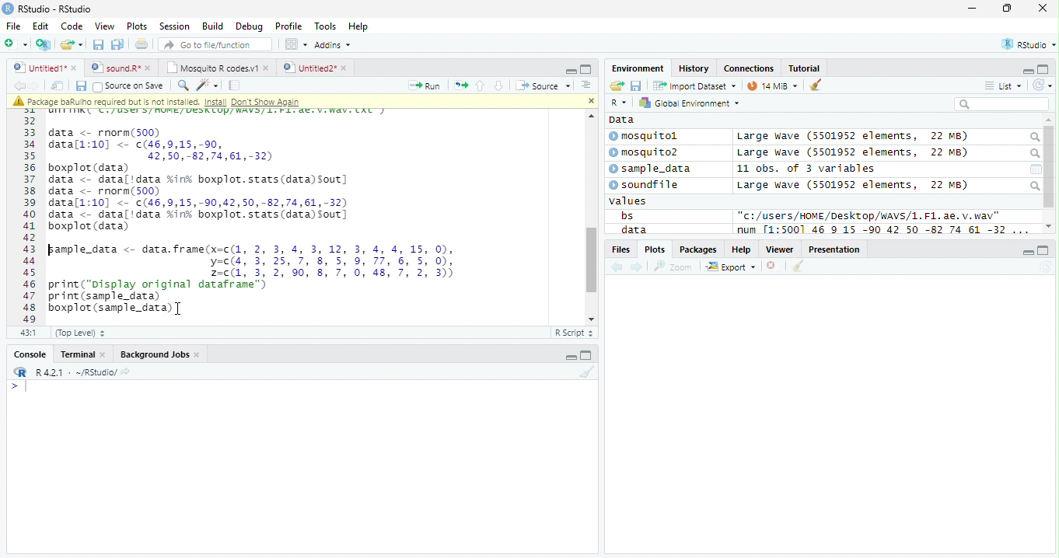  Describe the element at coordinates (687, 102) in the screenshot. I see `Global Environment` at that location.